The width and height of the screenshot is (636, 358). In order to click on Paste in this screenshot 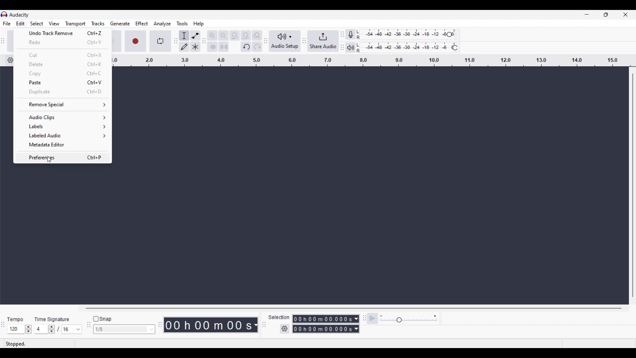, I will do `click(62, 82)`.